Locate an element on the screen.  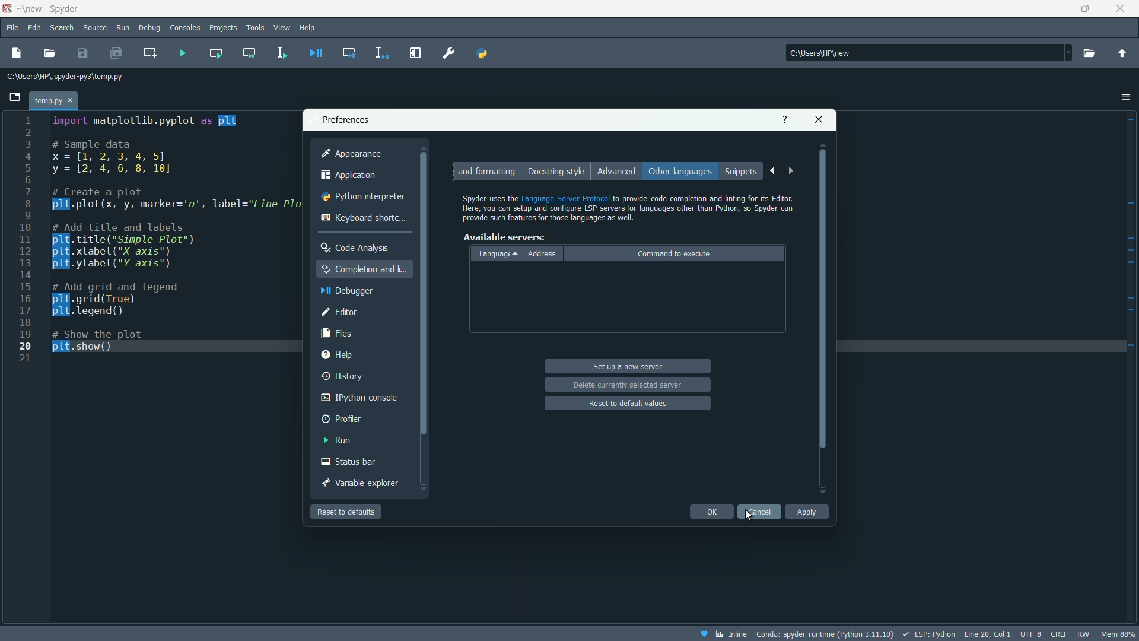
back is located at coordinates (772, 171).